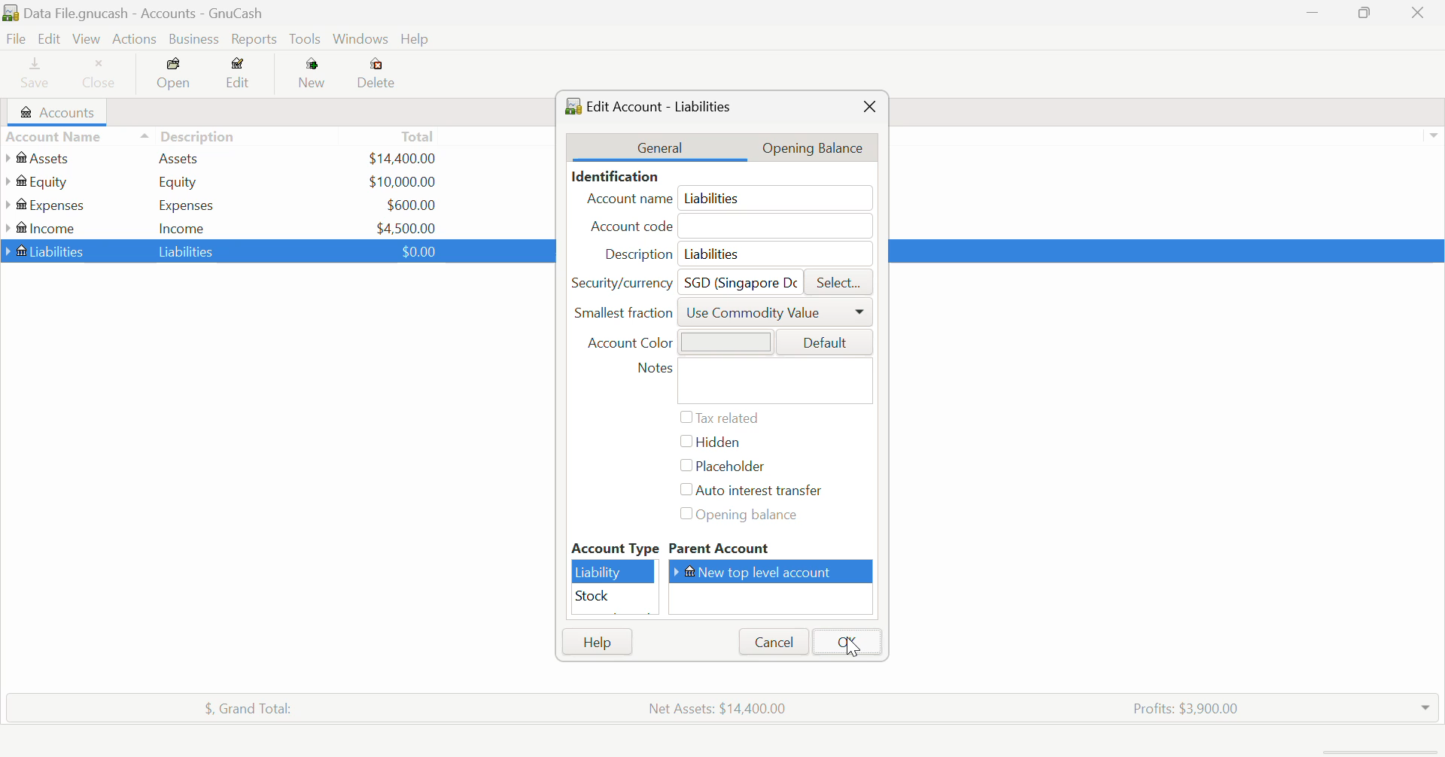 Image resolution: width=1445 pixels, height=757 pixels. Describe the element at coordinates (46, 250) in the screenshot. I see `Liabilities Account` at that location.